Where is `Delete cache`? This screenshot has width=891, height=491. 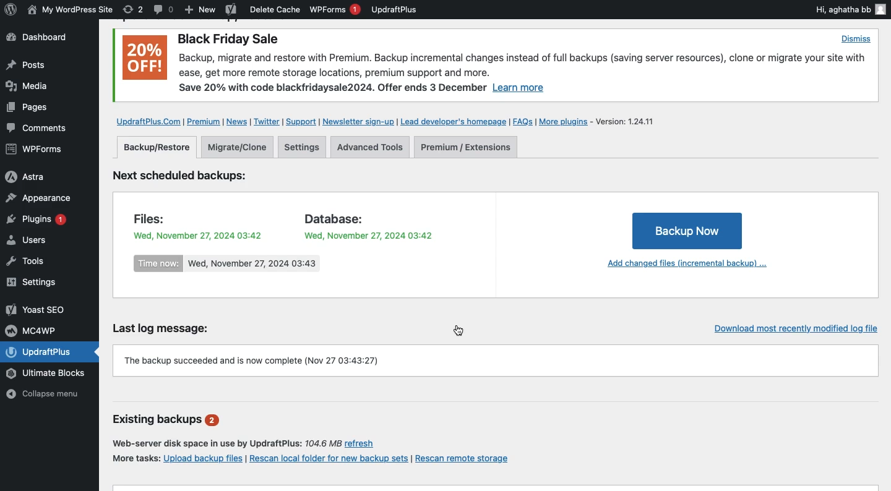
Delete cache is located at coordinates (275, 9).